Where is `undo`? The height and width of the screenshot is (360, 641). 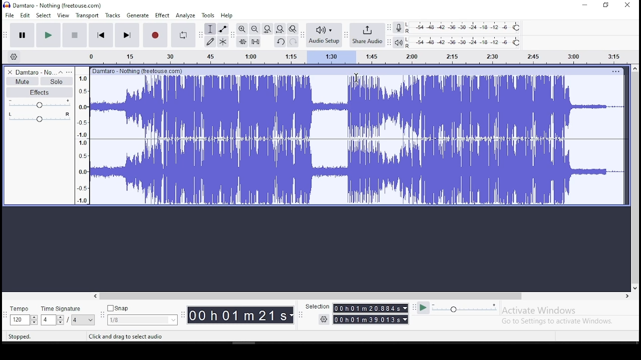
undo is located at coordinates (280, 41).